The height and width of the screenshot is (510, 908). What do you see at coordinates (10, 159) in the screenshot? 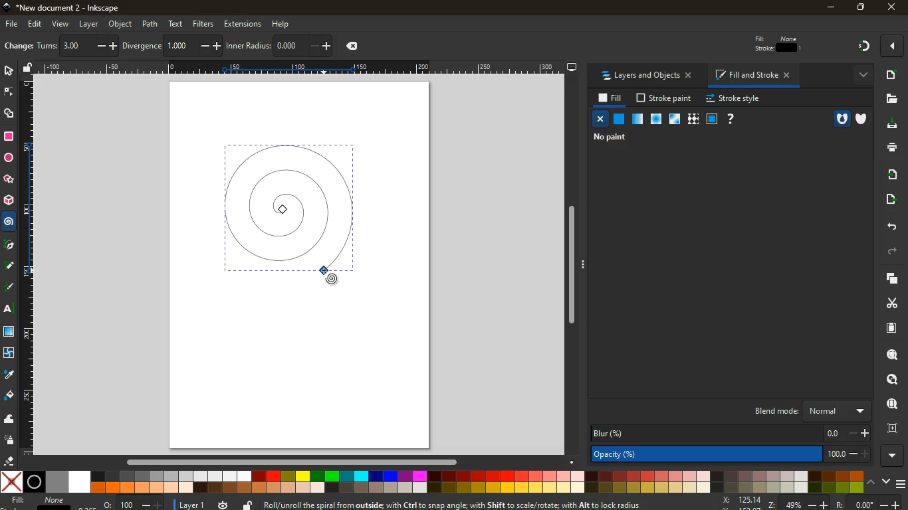
I see `circle` at bounding box center [10, 159].